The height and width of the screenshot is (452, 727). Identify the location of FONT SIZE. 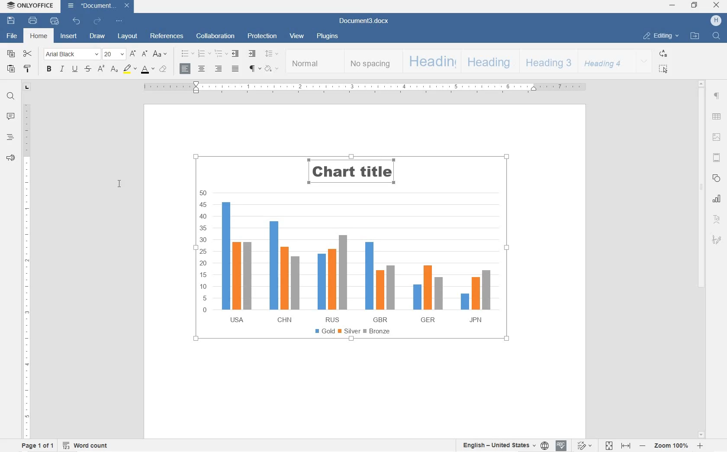
(114, 54).